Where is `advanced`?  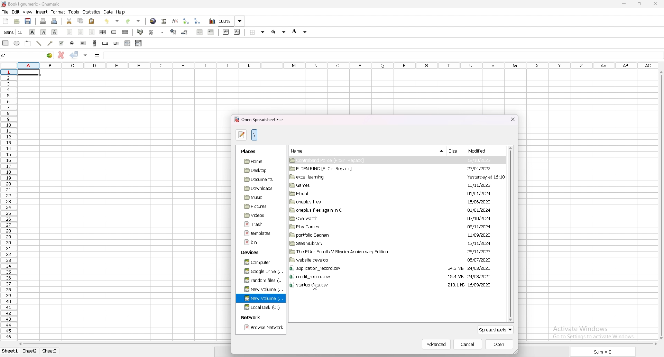 advanced is located at coordinates (438, 345).